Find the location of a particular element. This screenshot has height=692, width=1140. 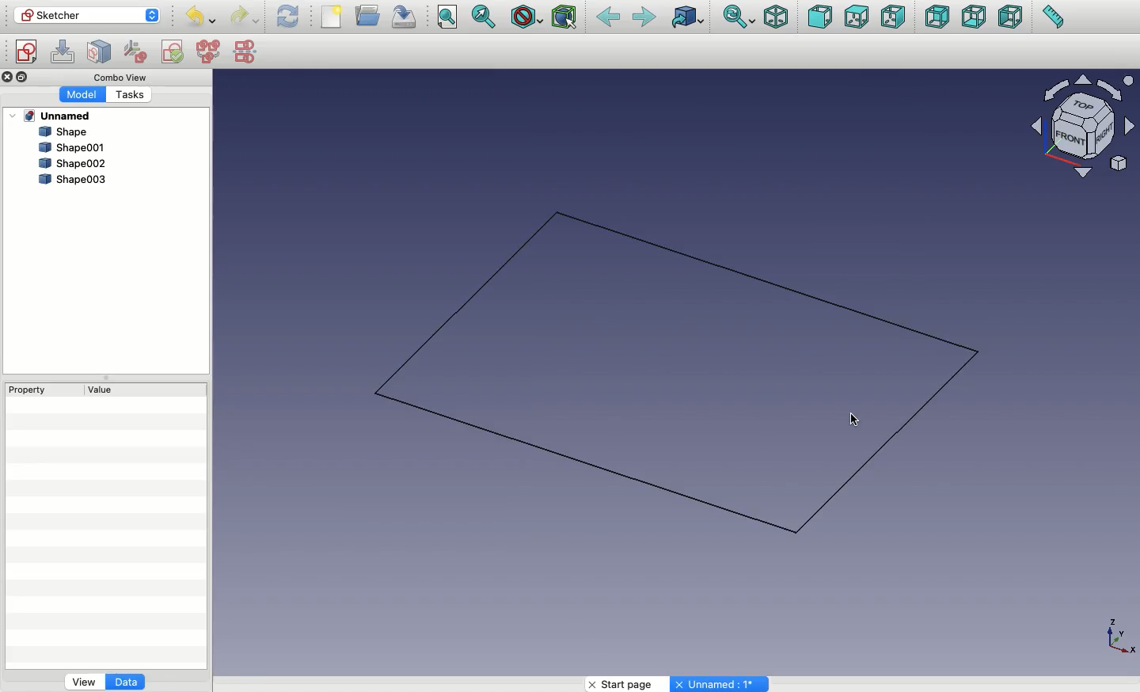

Isometric is located at coordinates (775, 17).